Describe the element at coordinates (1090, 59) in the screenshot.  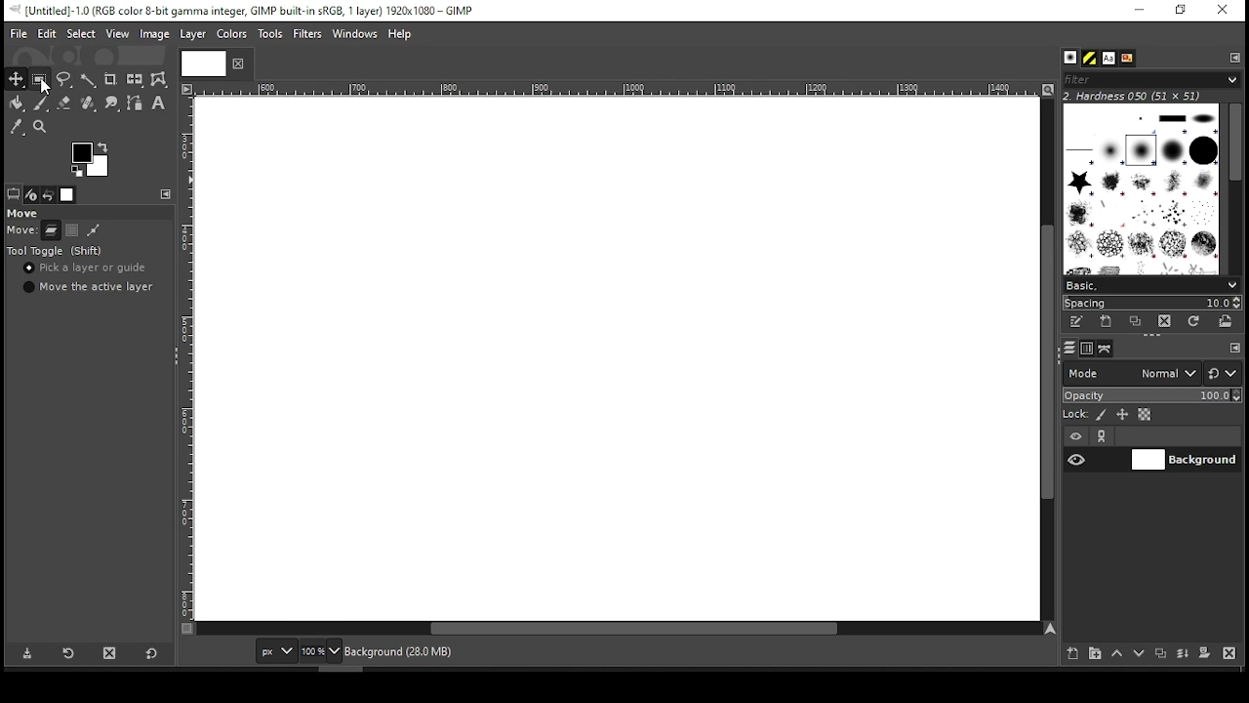
I see `pattern` at that location.